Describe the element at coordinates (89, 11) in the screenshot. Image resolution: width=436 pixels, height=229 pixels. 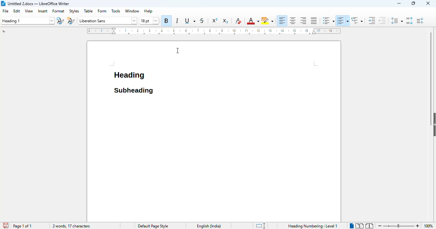
I see `table` at that location.